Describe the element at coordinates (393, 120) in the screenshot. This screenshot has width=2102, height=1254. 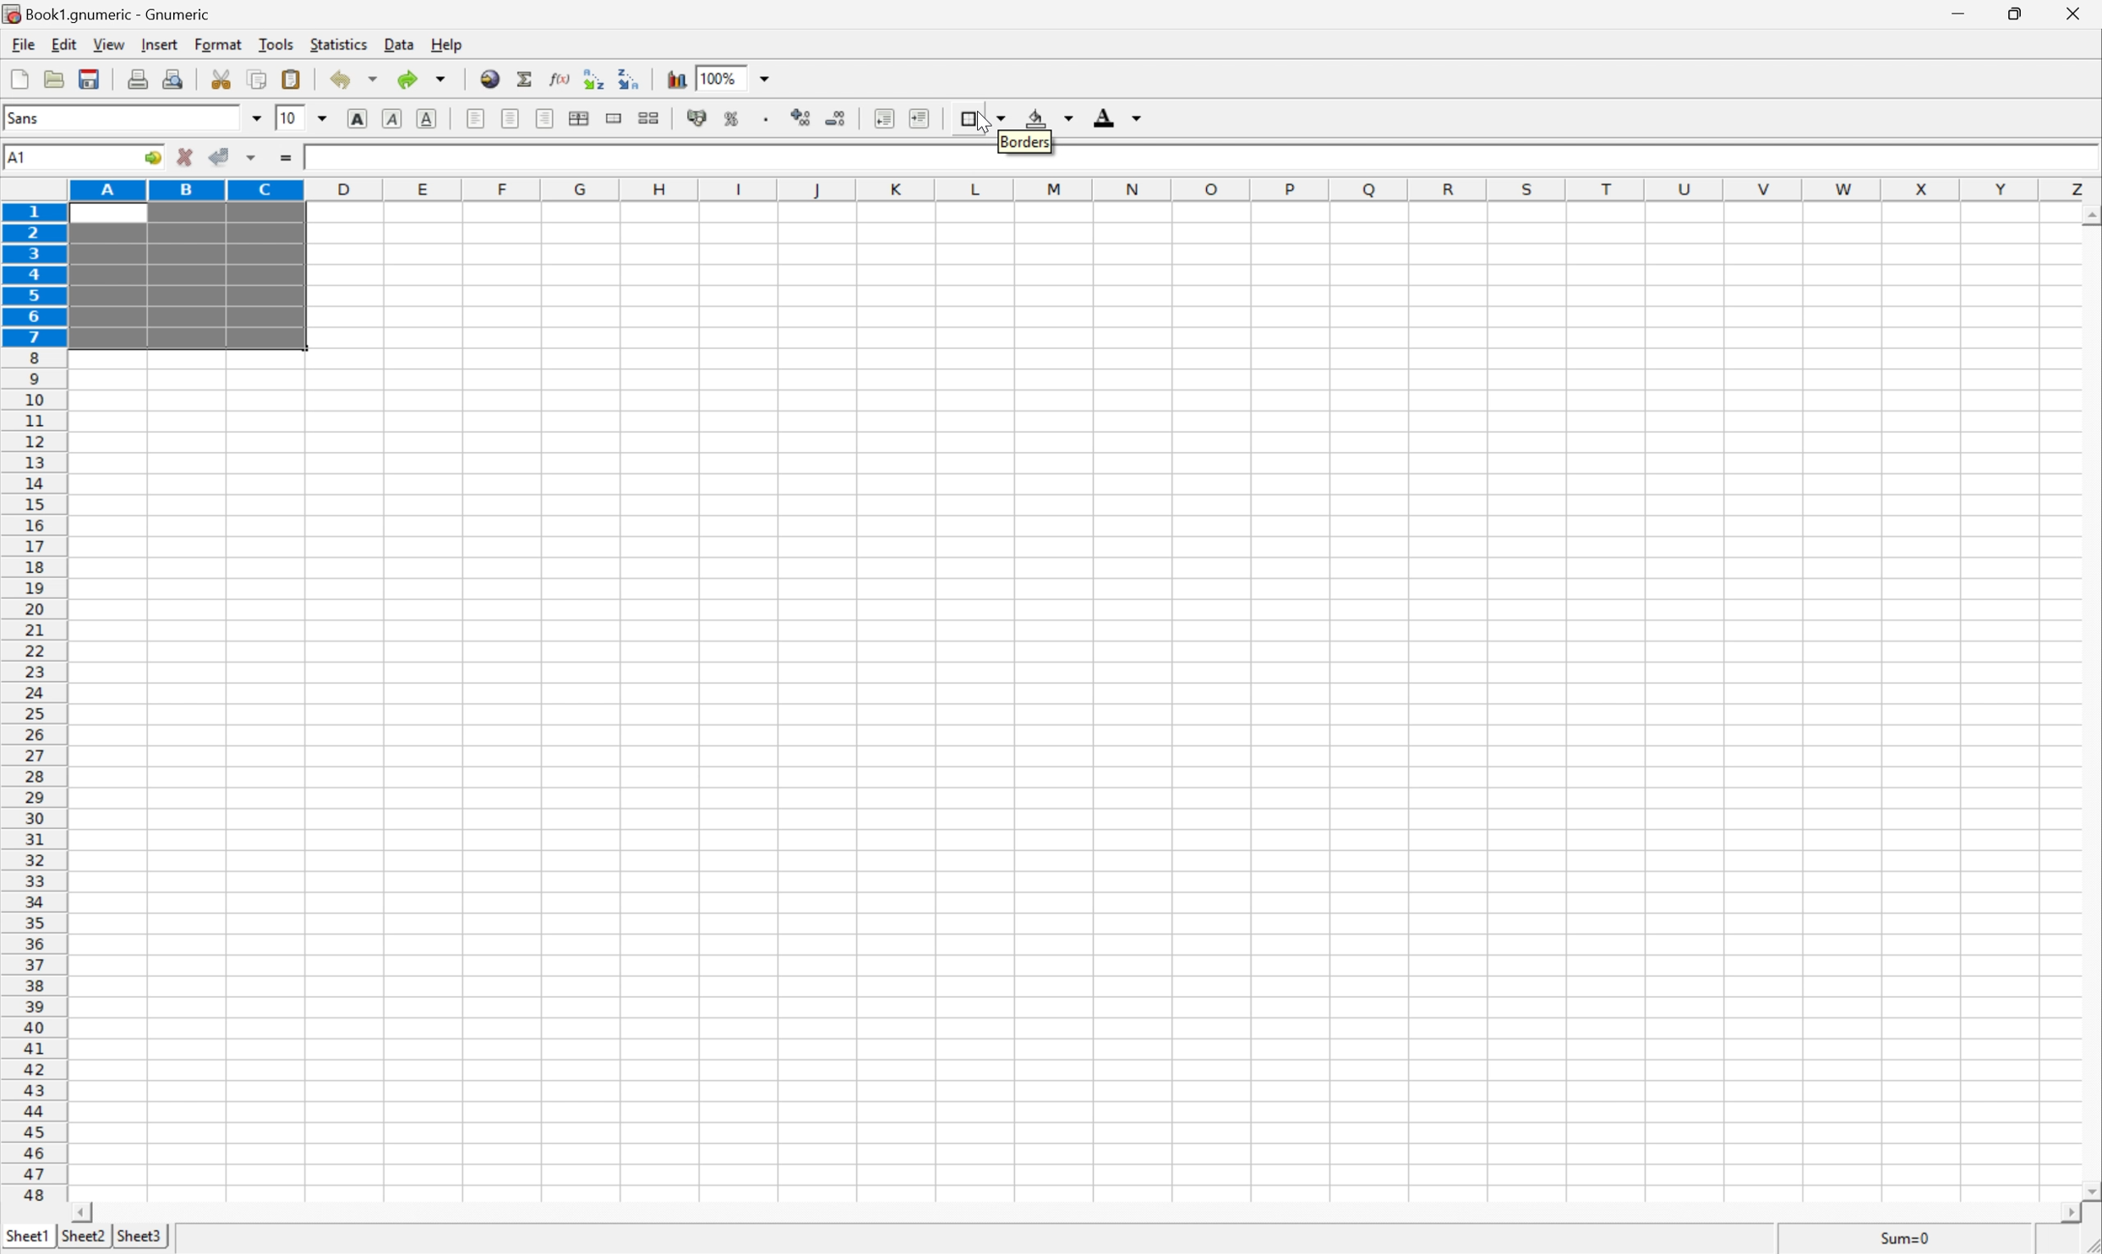
I see `italic` at that location.